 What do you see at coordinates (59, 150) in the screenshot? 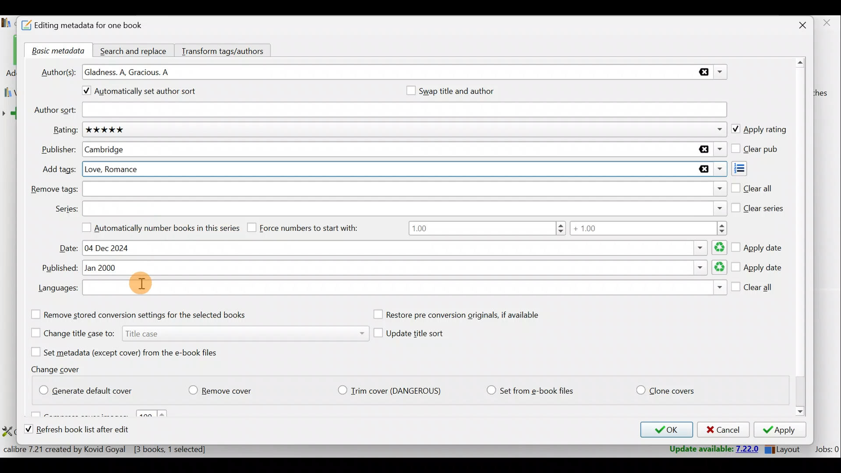
I see `Publisher:` at bounding box center [59, 150].